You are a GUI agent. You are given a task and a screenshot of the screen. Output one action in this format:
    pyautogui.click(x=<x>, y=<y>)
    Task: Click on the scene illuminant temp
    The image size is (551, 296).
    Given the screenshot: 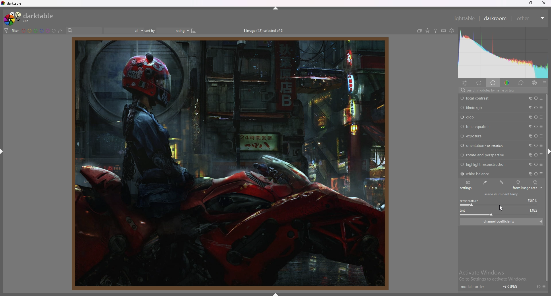 What is the action you would take?
    pyautogui.click(x=502, y=194)
    